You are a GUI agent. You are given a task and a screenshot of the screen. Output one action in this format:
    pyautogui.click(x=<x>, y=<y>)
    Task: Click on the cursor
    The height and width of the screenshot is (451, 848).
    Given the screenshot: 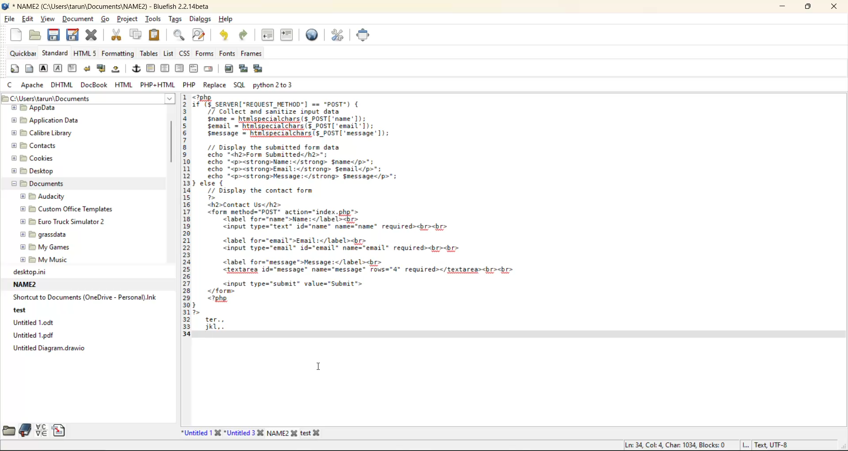 What is the action you would take?
    pyautogui.click(x=320, y=366)
    